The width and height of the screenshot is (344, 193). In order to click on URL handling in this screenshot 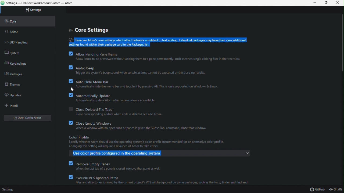, I will do `click(21, 43)`.